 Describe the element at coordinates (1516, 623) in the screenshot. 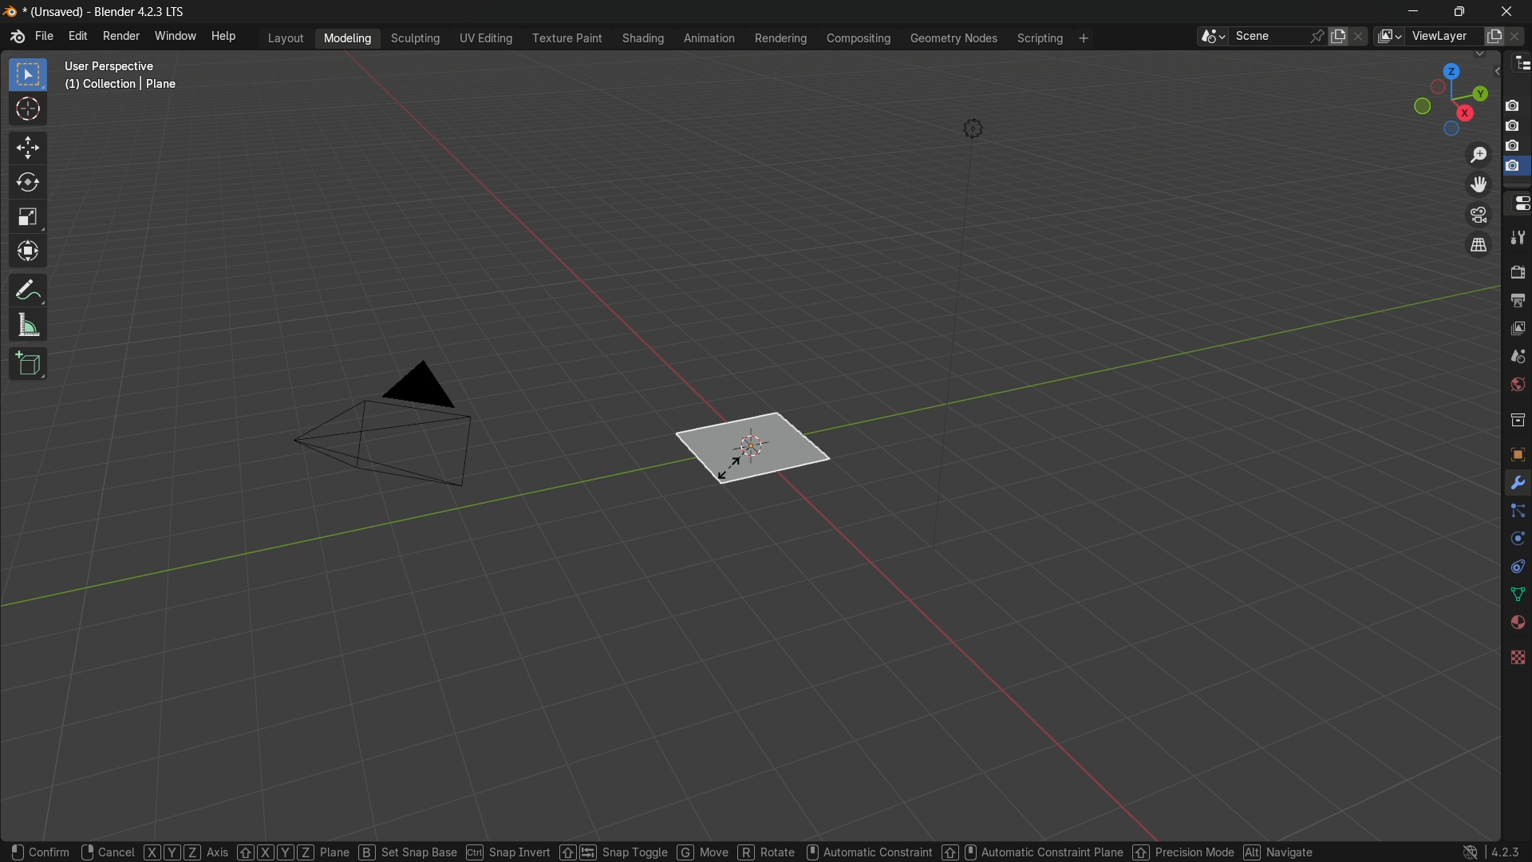

I see `material` at that location.